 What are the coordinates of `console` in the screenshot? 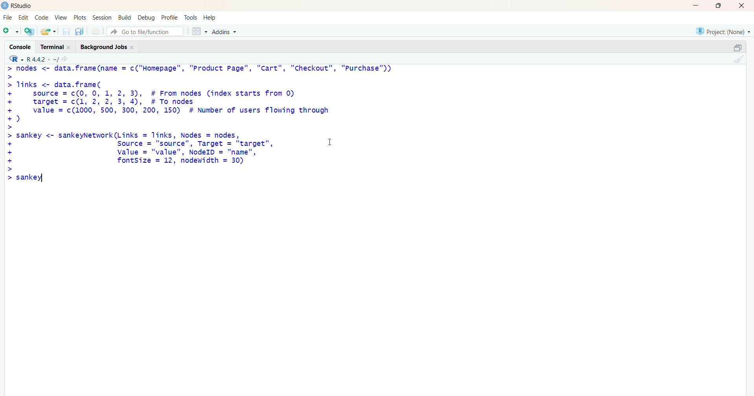 It's located at (17, 45).